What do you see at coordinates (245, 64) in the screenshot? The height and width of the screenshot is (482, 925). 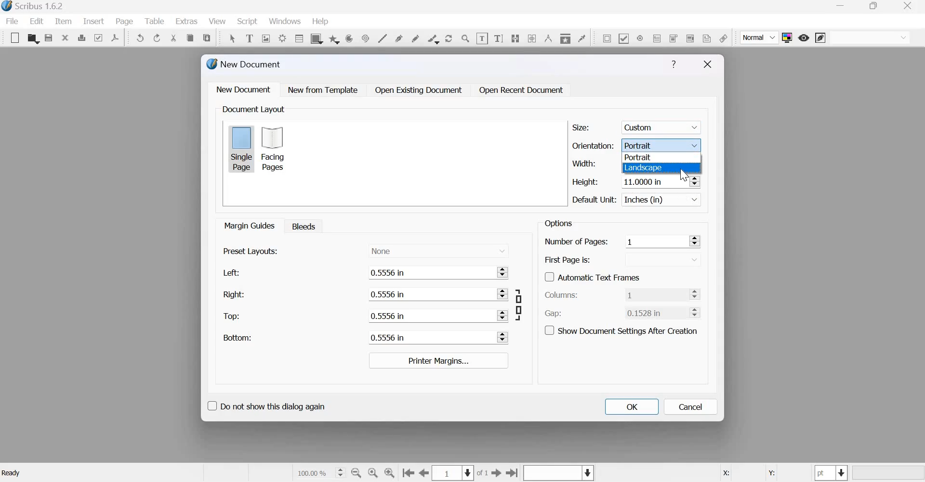 I see `New Document` at bounding box center [245, 64].